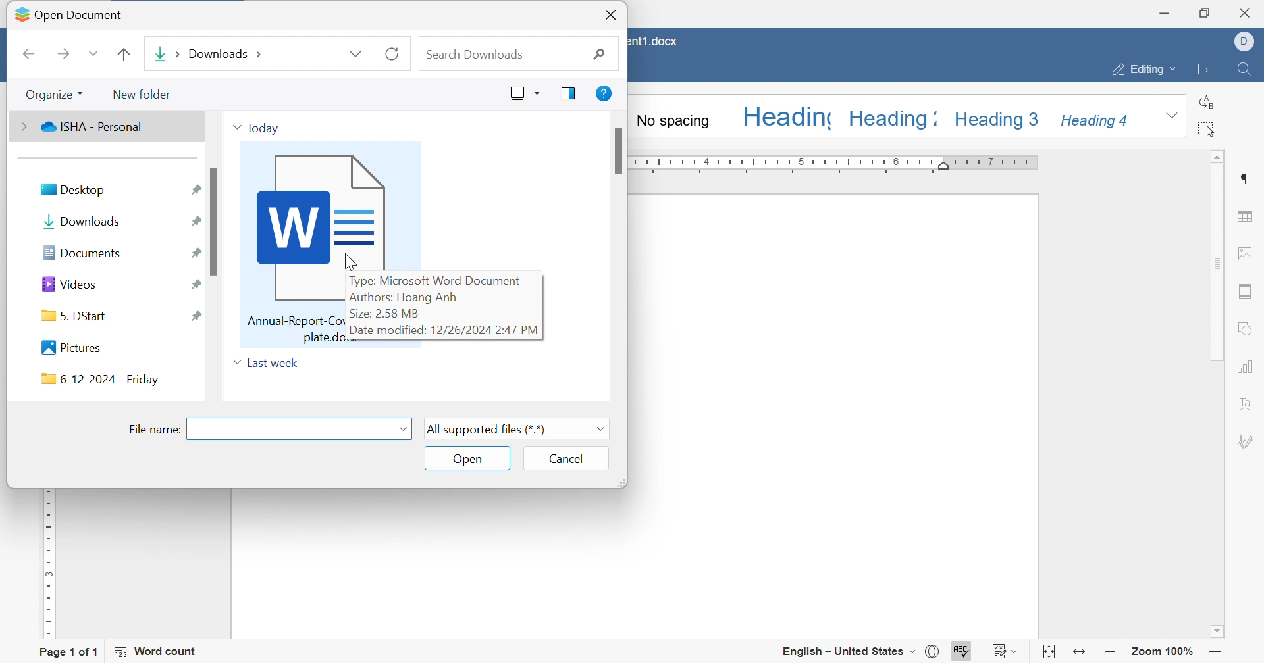  Describe the element at coordinates (895, 113) in the screenshot. I see `types of heading` at that location.